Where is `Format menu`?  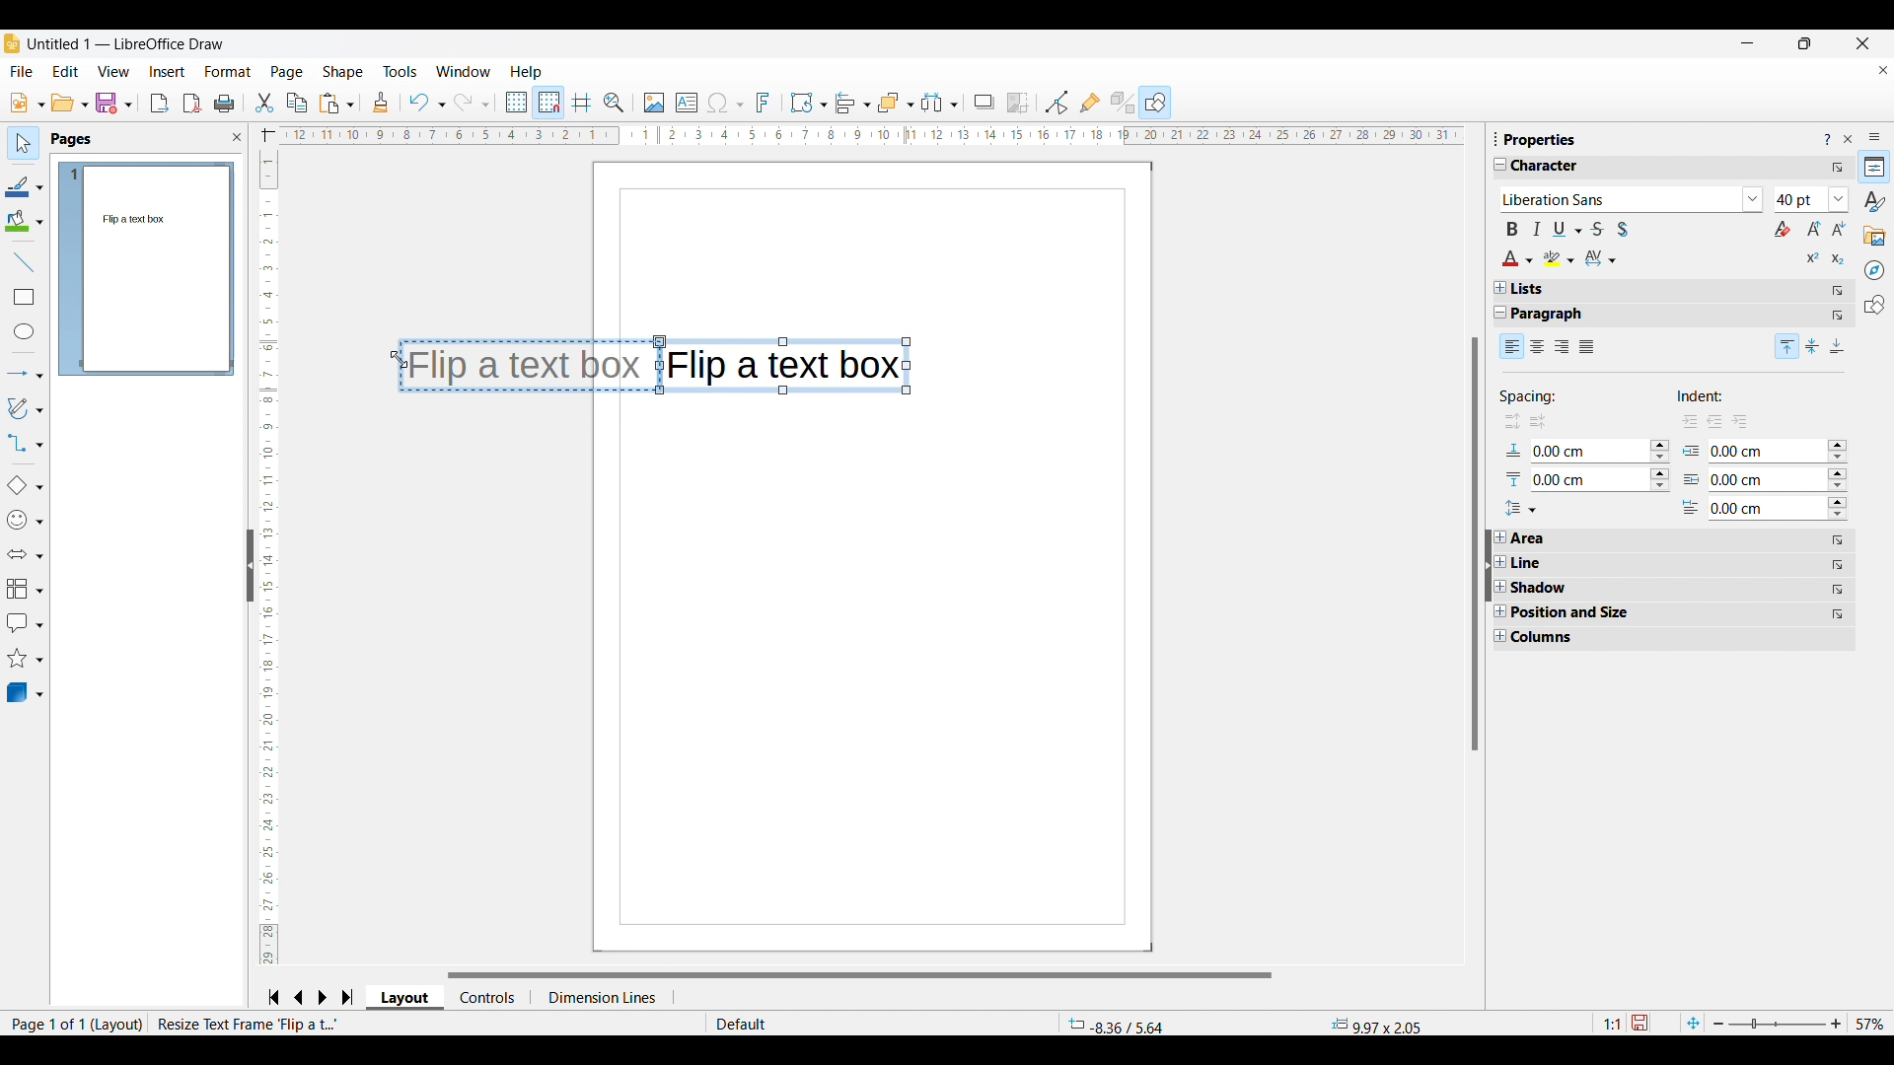 Format menu is located at coordinates (229, 72).